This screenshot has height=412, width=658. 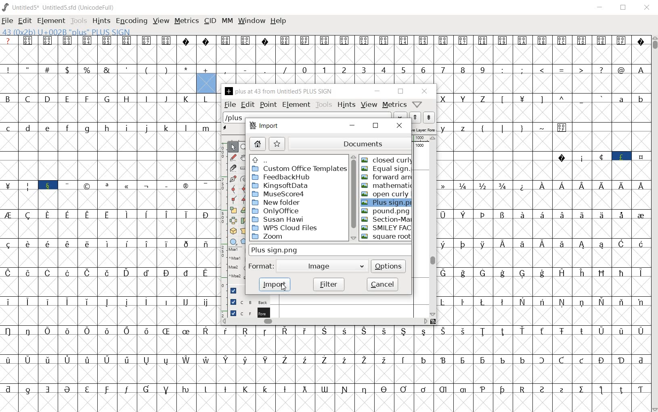 I want to click on polygon or star, so click(x=244, y=241).